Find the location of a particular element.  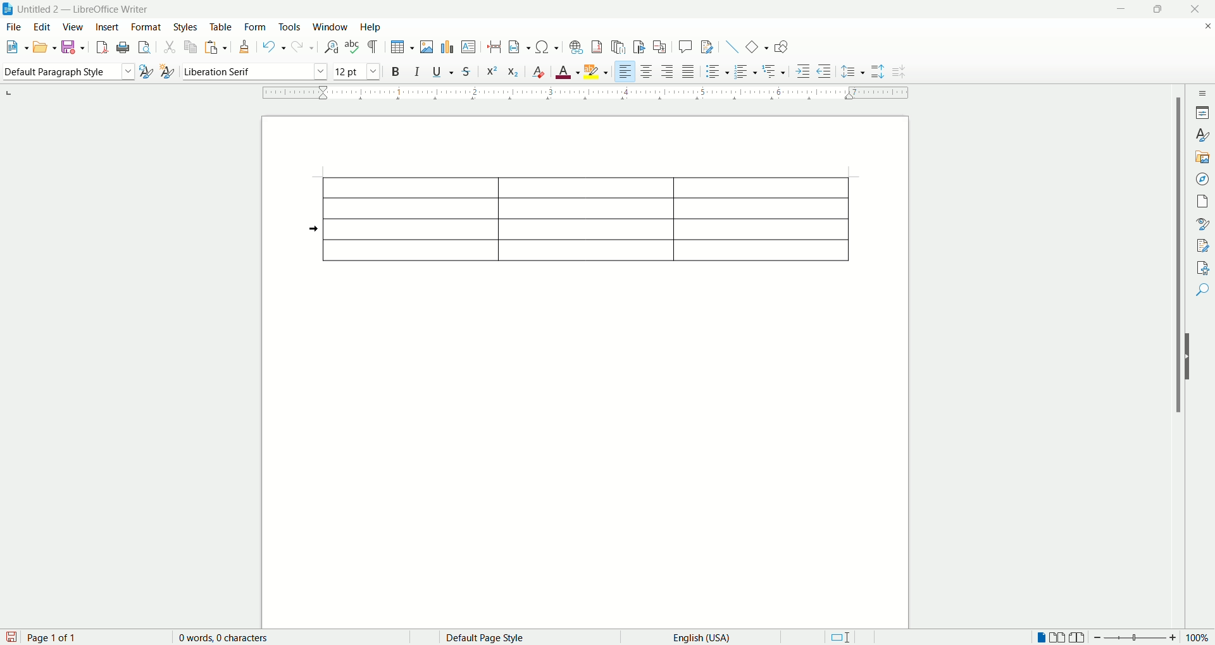

insert comment is located at coordinates (468, 47).